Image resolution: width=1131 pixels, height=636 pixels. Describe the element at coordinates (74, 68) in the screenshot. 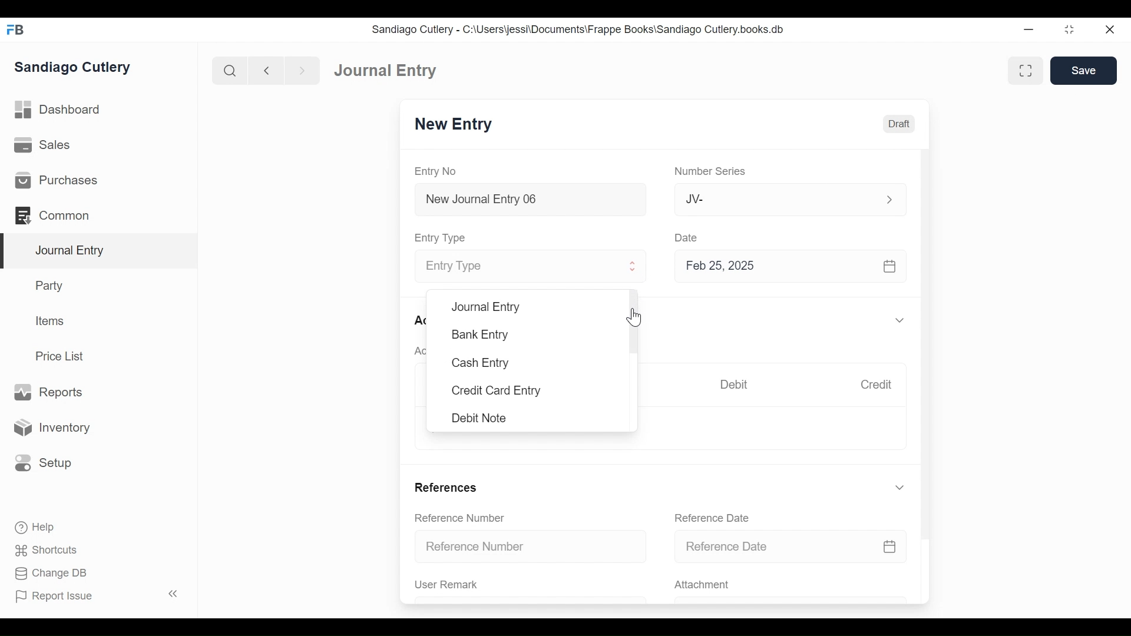

I see `Sandiago Cutlery` at that location.